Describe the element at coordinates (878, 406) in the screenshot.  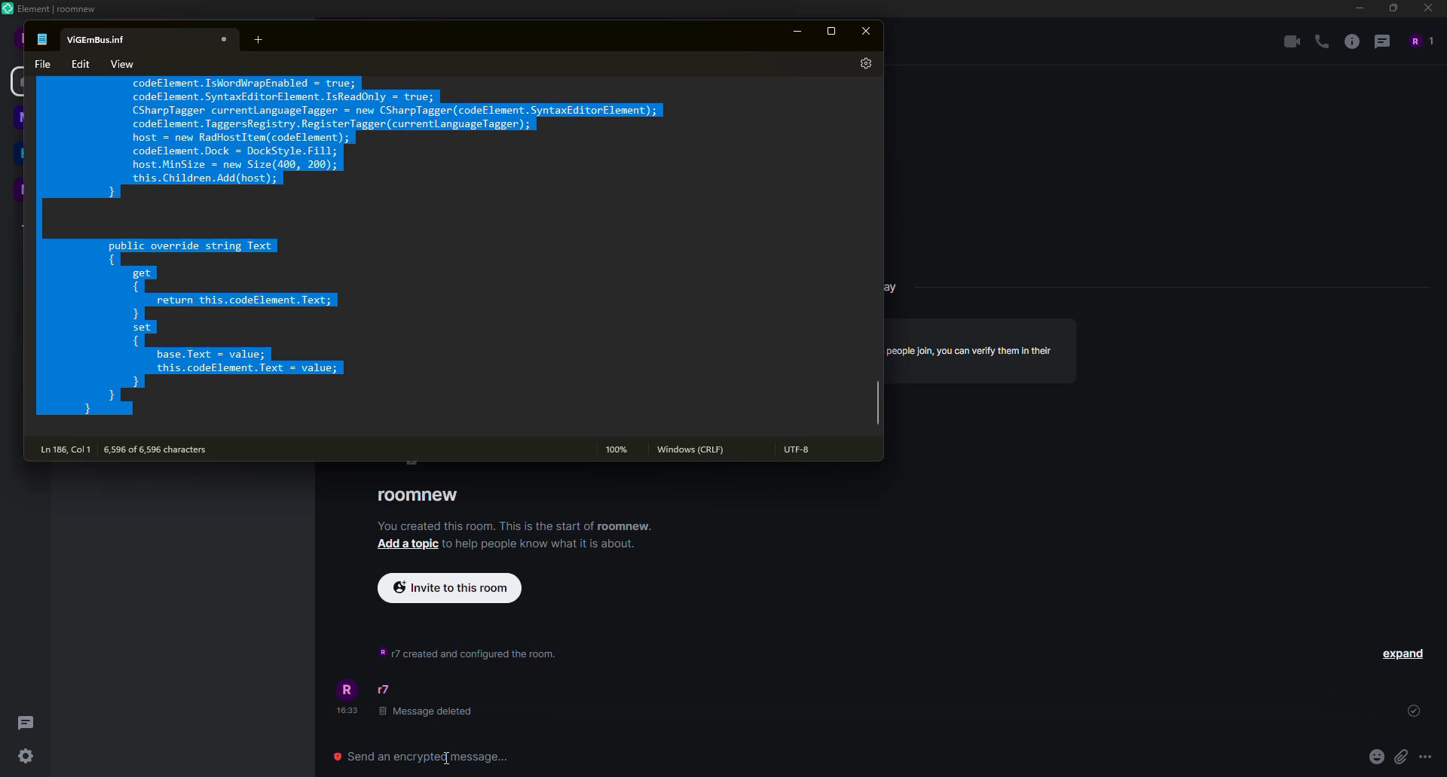
I see `scroll bar` at that location.